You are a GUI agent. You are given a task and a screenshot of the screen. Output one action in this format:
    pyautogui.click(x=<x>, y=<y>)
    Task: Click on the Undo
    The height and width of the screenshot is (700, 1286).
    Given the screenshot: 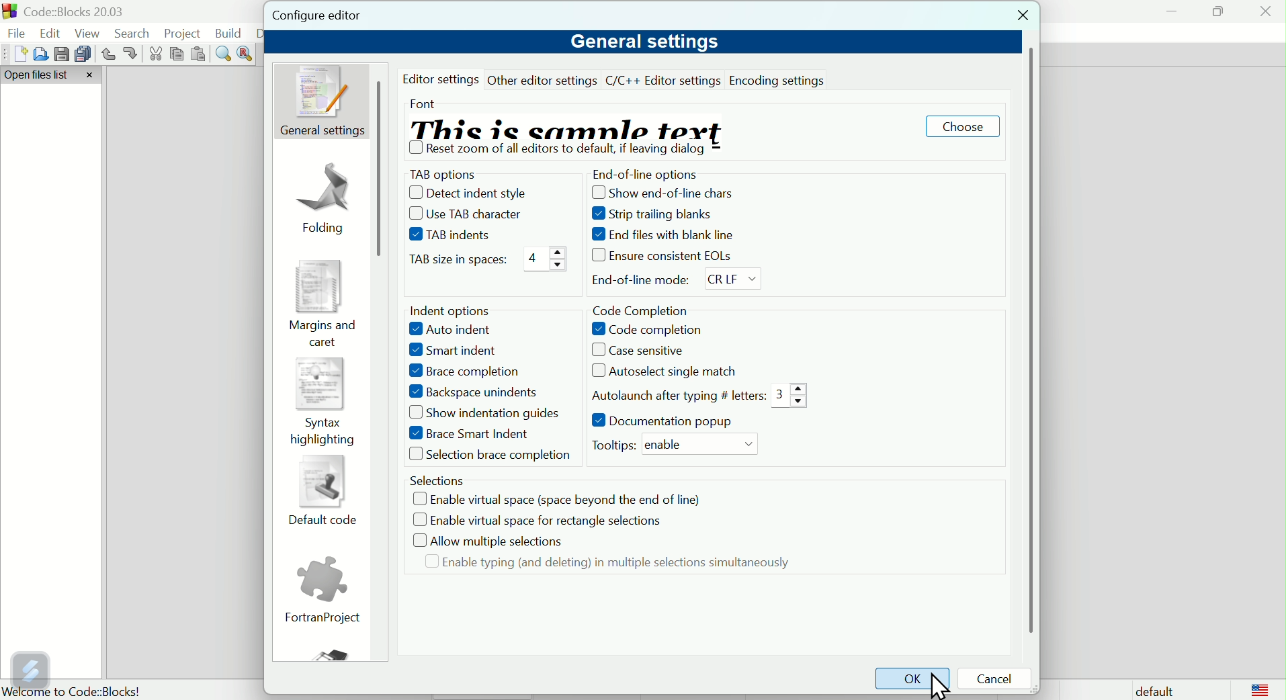 What is the action you would take?
    pyautogui.click(x=108, y=54)
    